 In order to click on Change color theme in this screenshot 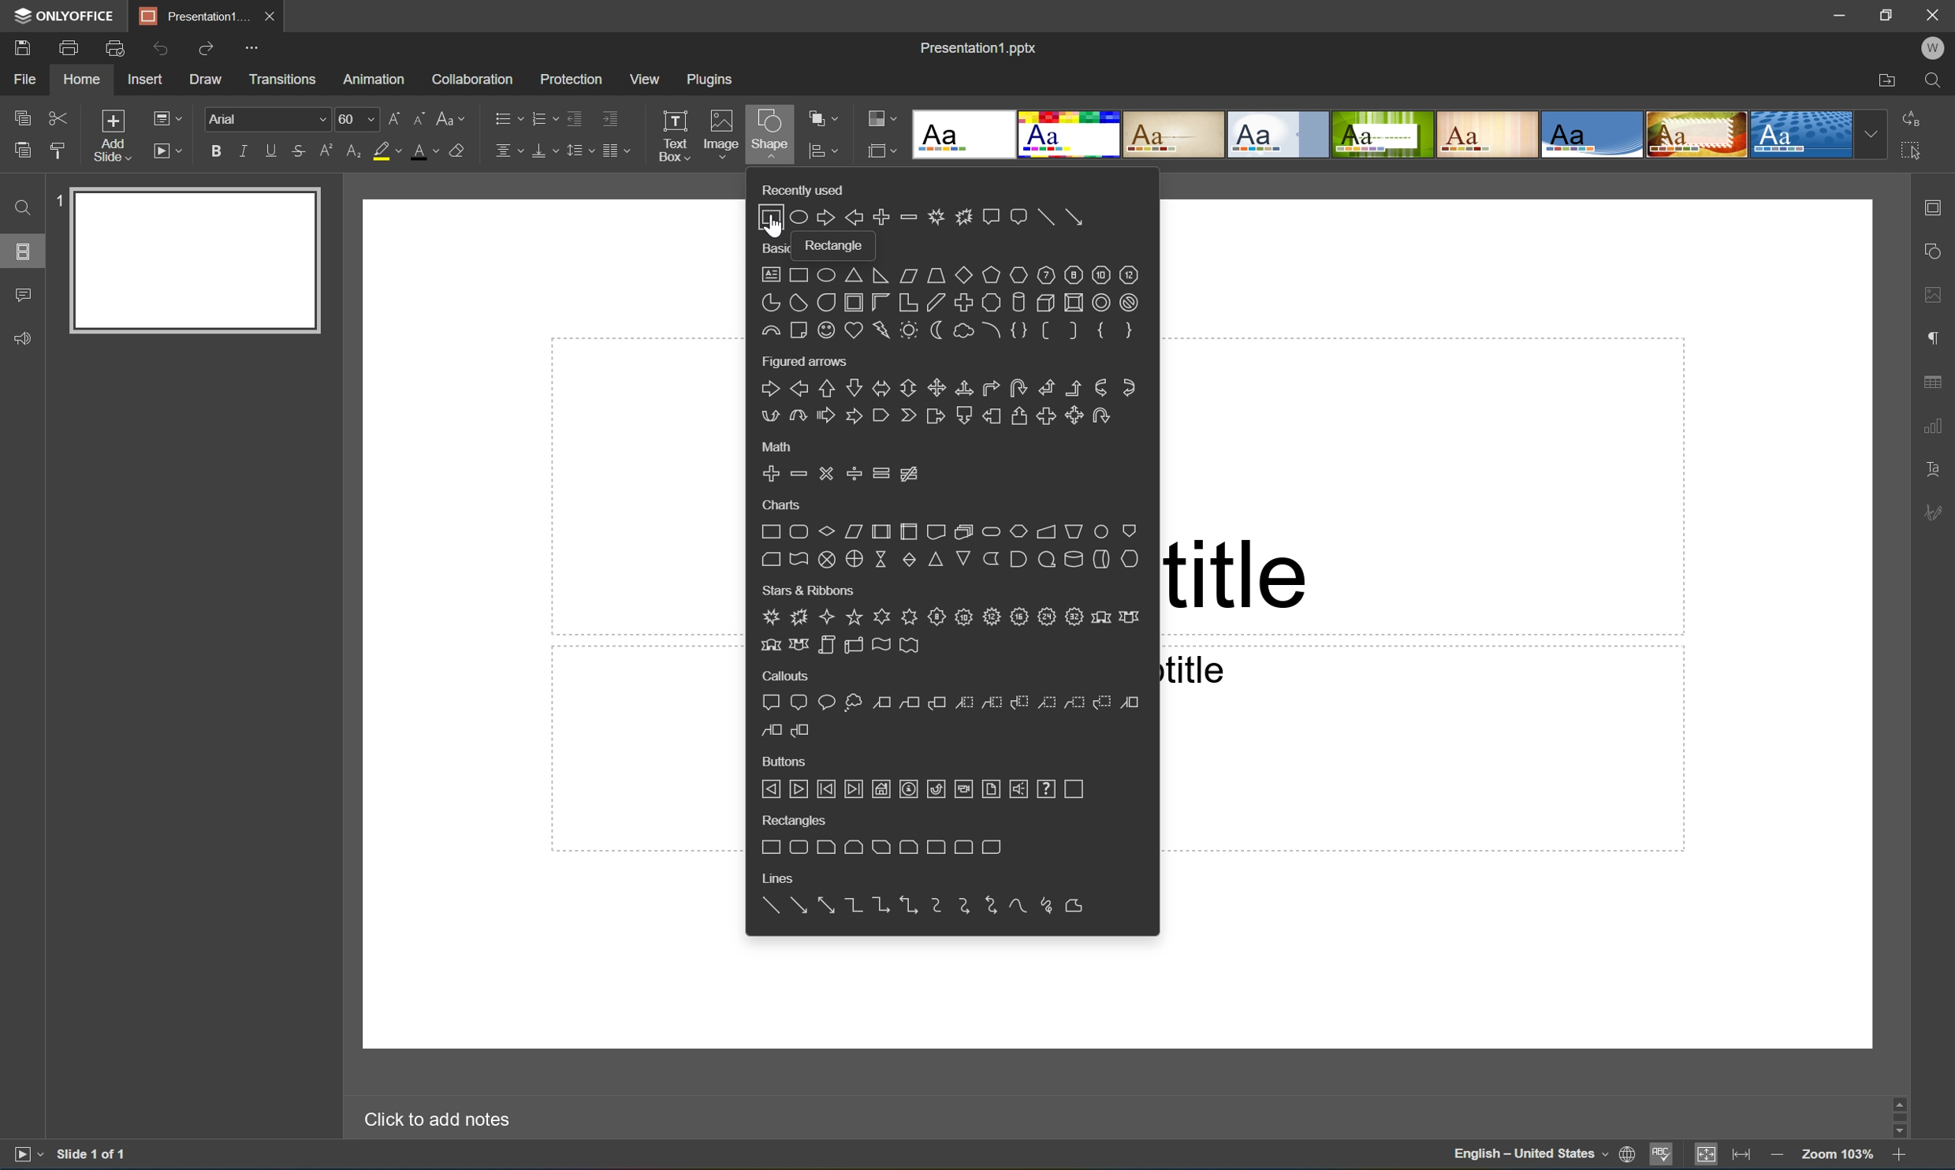, I will do `click(882, 119)`.